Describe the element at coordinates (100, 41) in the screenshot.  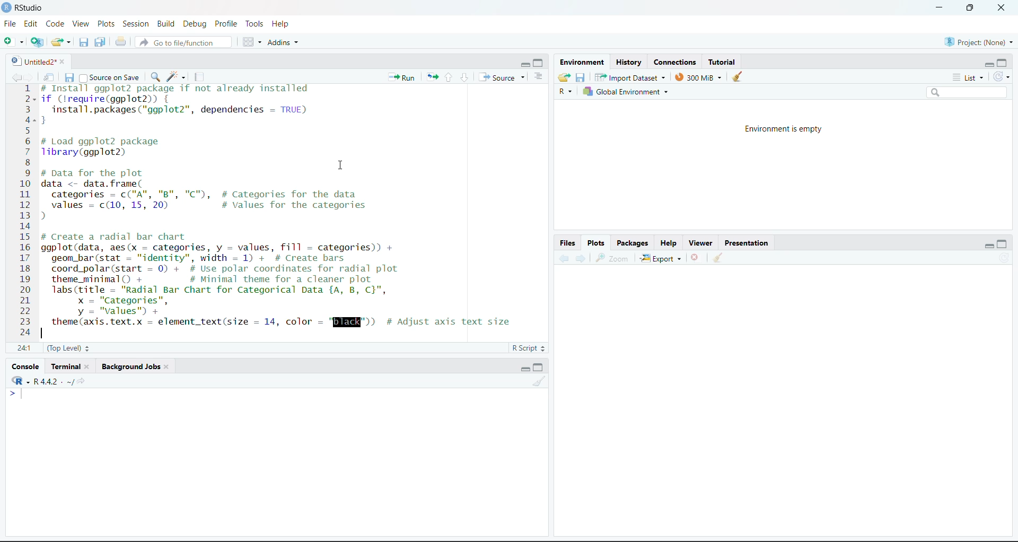
I see `save all open documents` at that location.